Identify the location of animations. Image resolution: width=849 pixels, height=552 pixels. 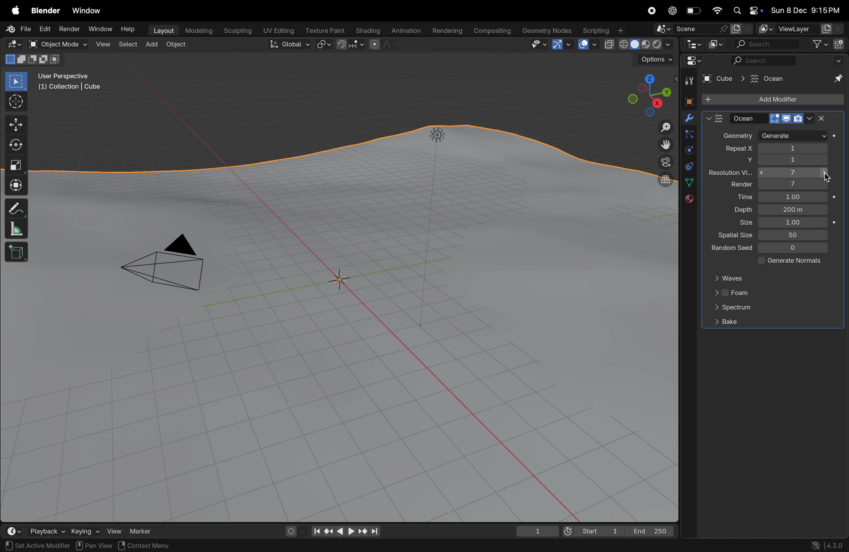
(405, 31).